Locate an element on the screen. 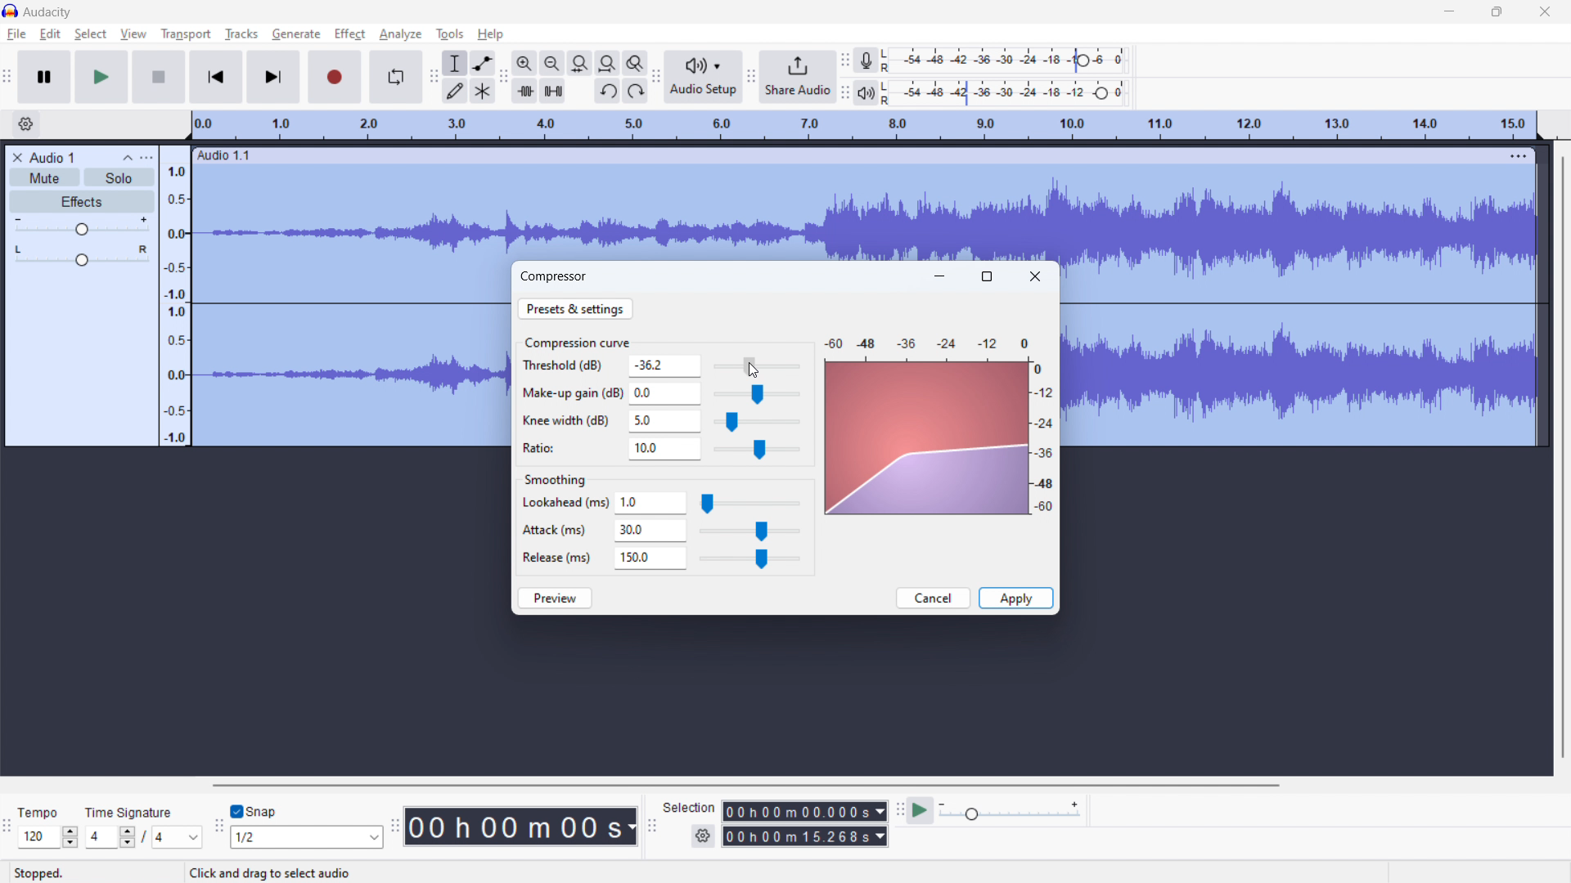  Click and drag to select audio is located at coordinates (262, 872).